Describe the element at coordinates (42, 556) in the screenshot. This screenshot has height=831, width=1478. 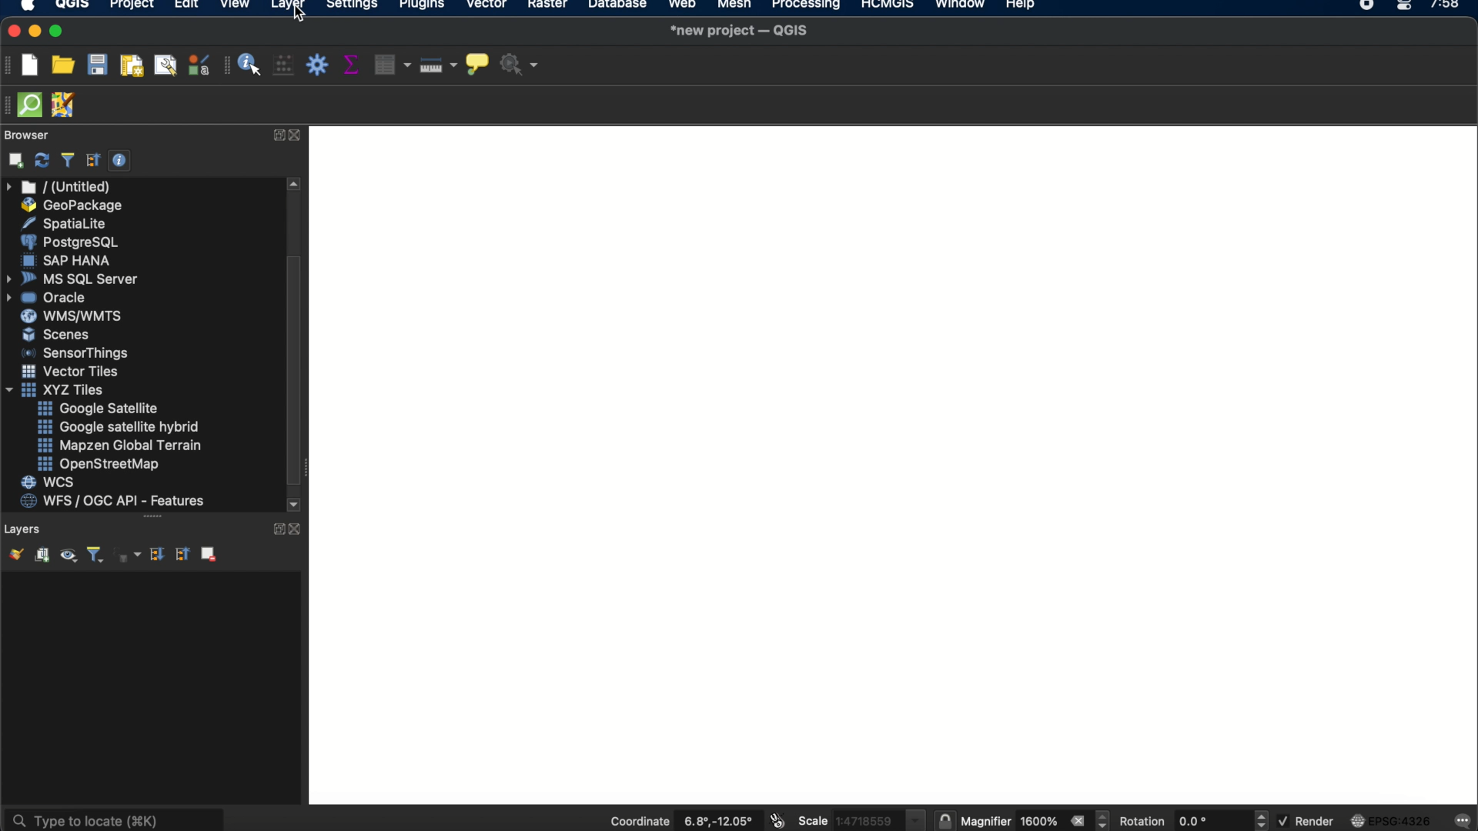
I see `add group` at that location.